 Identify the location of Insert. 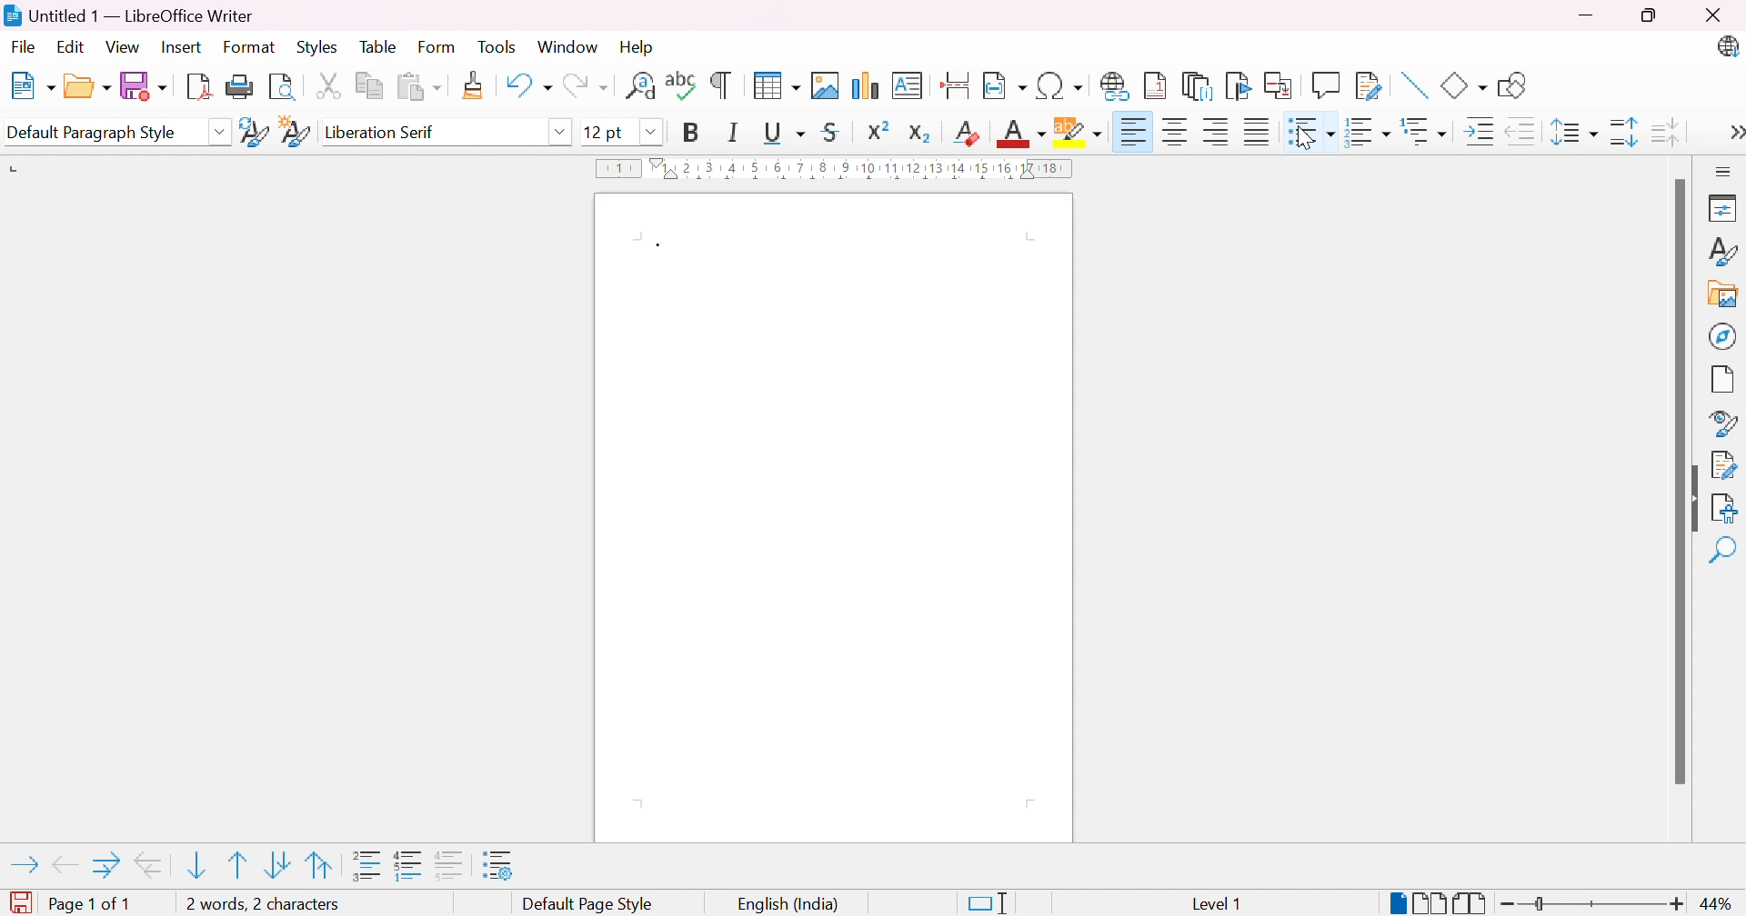
(180, 48).